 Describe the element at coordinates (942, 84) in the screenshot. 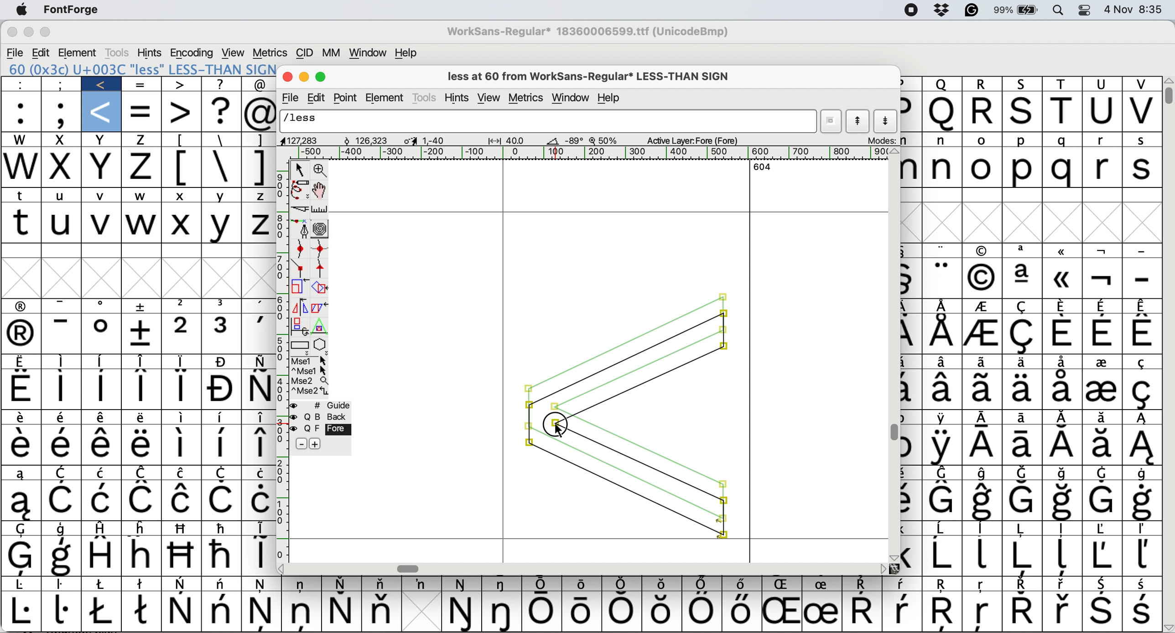

I see `q` at that location.